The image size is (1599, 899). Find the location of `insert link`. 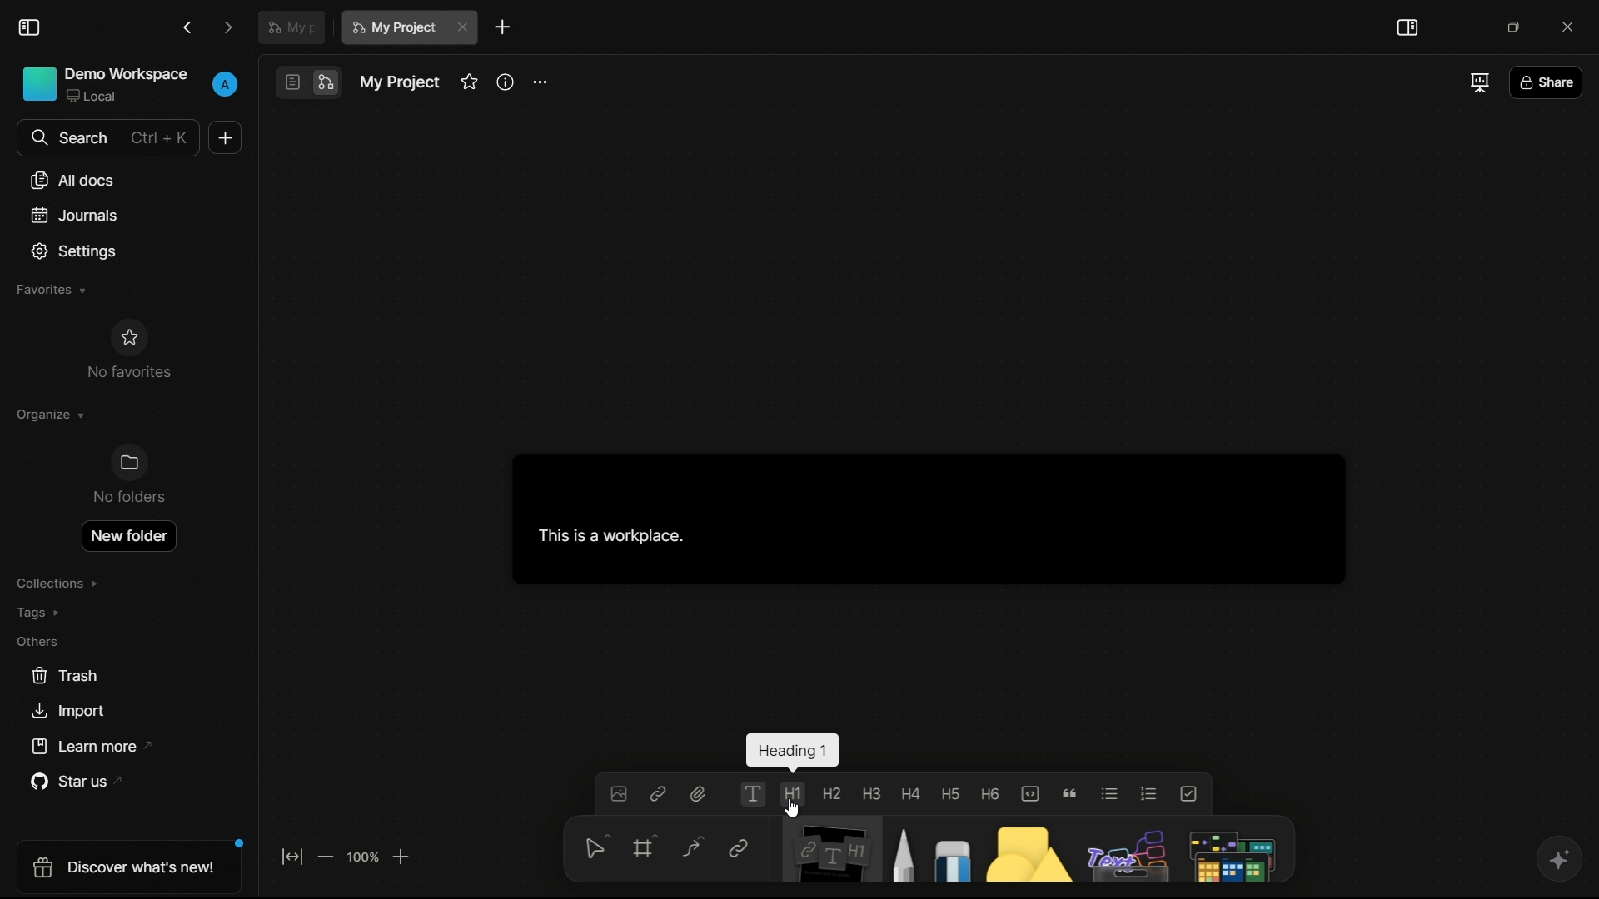

insert link is located at coordinates (659, 794).